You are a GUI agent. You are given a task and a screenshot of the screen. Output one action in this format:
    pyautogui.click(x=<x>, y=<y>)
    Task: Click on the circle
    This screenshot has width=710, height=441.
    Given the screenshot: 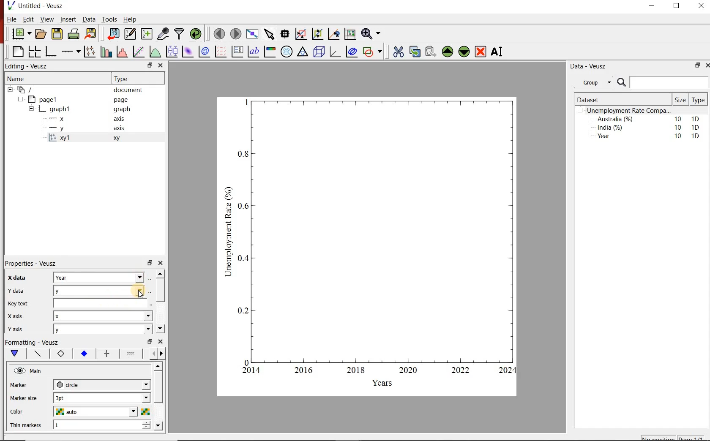 What is the action you would take?
    pyautogui.click(x=101, y=384)
    